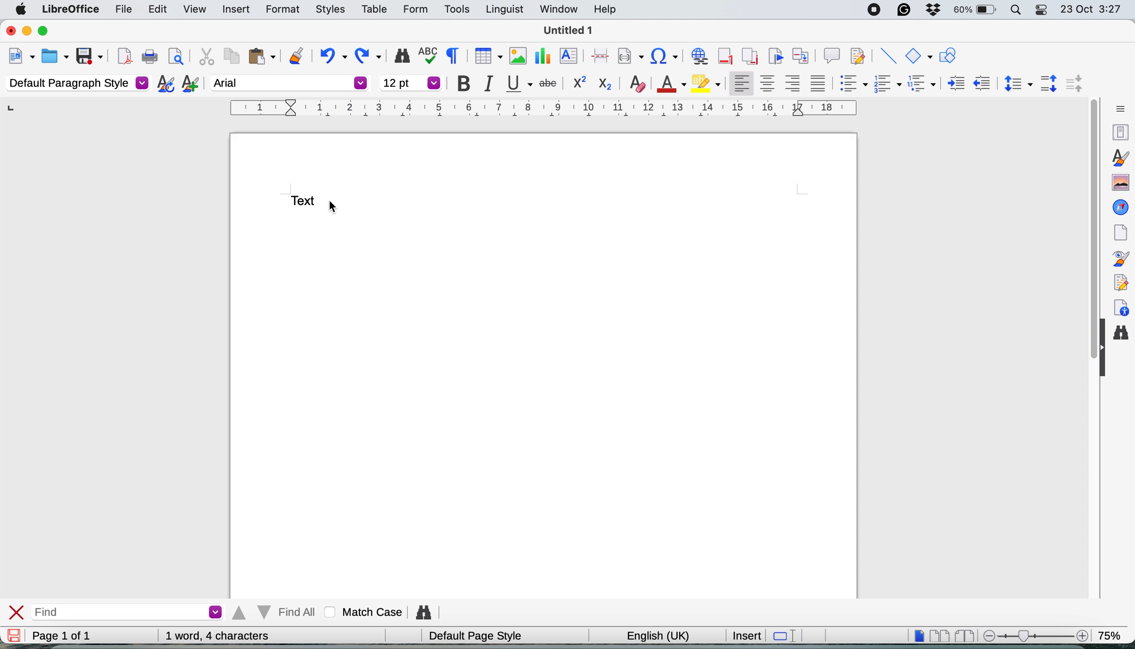 This screenshot has height=649, width=1135. Describe the element at coordinates (746, 635) in the screenshot. I see `insert` at that location.